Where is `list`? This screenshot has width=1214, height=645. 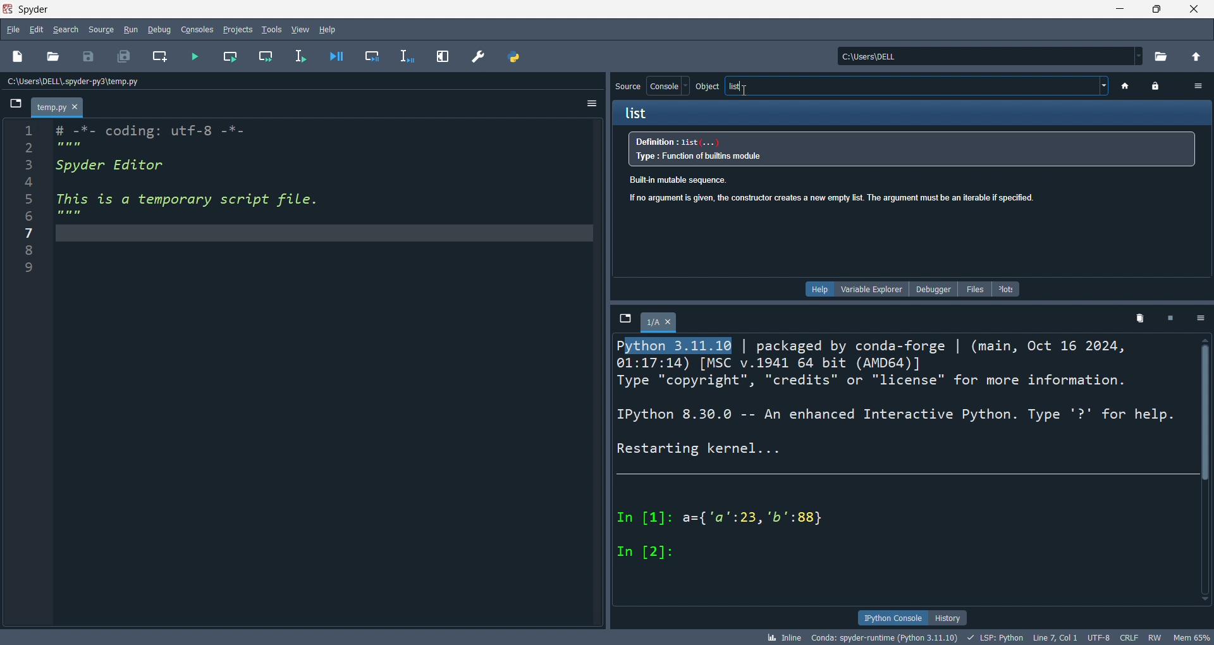
list is located at coordinates (921, 84).